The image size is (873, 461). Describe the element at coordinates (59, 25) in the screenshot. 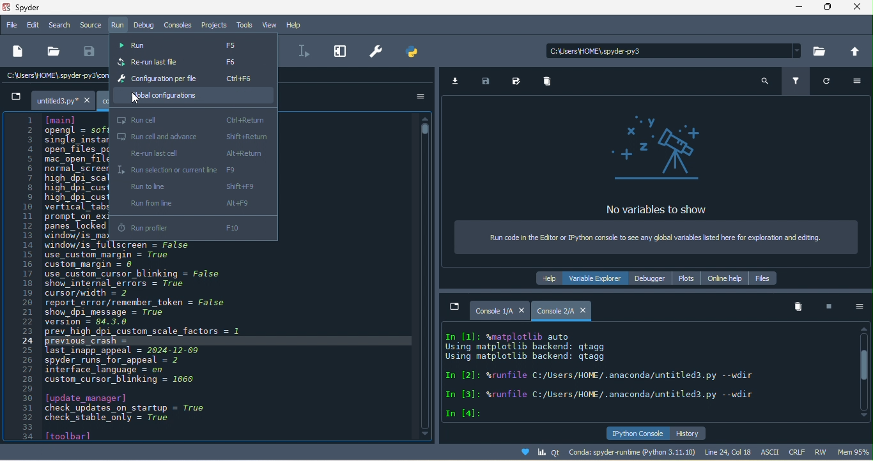

I see `` at that location.